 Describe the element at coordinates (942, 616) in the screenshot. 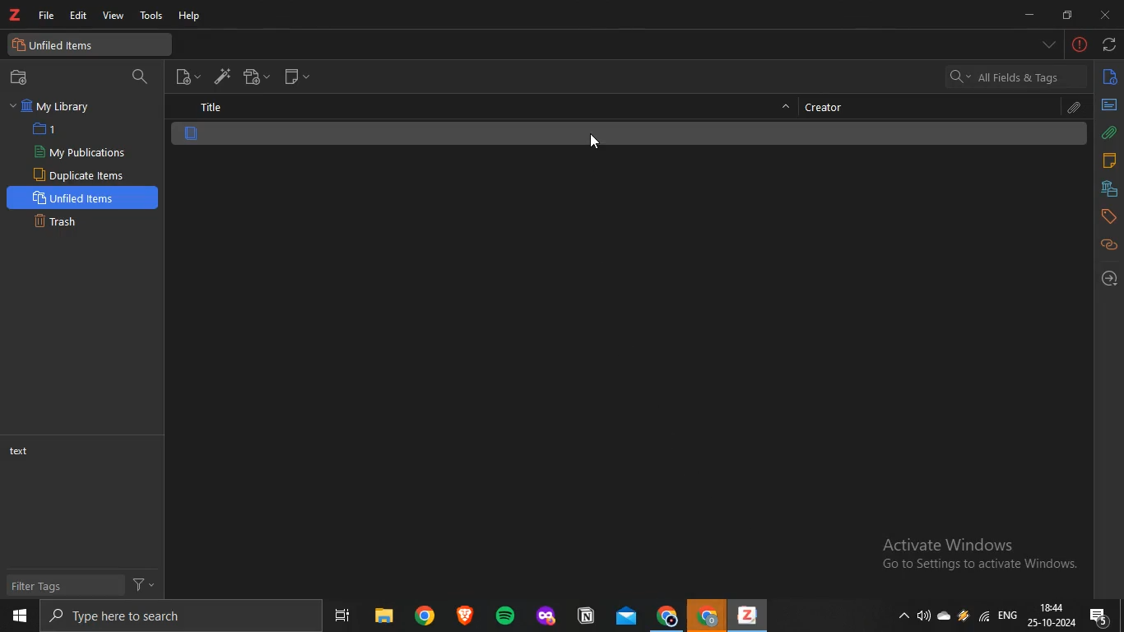

I see `onedrive` at that location.